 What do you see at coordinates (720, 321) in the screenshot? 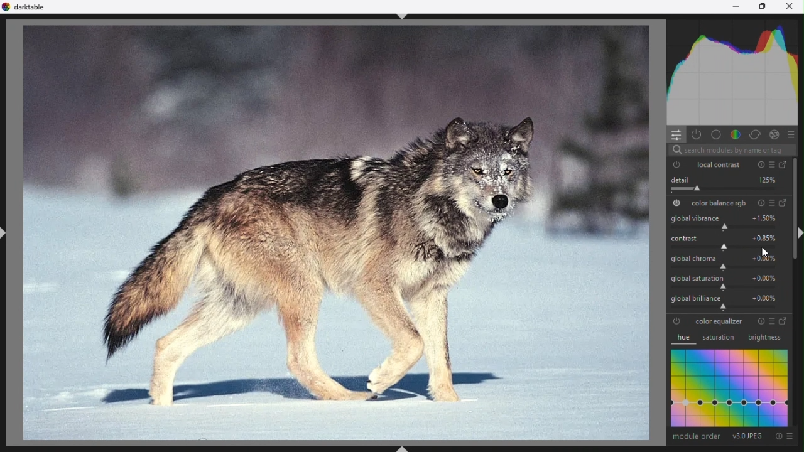
I see `color equalizer` at bounding box center [720, 321].